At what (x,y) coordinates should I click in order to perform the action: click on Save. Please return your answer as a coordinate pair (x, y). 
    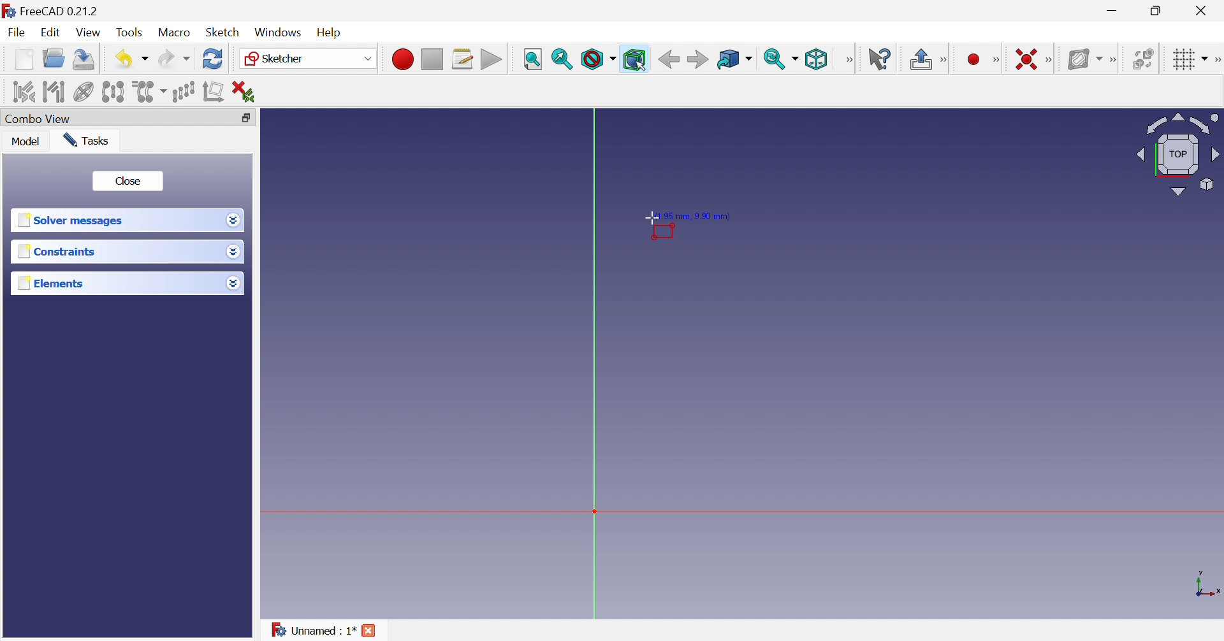
    Looking at the image, I should click on (85, 60).